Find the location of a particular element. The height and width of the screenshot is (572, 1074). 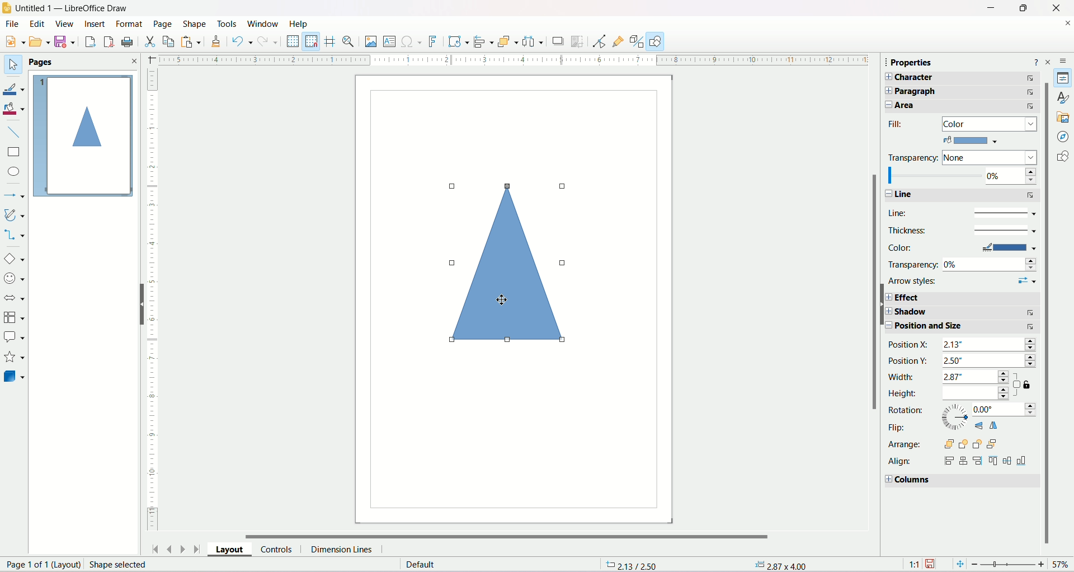

Block Arrows is located at coordinates (13, 297).